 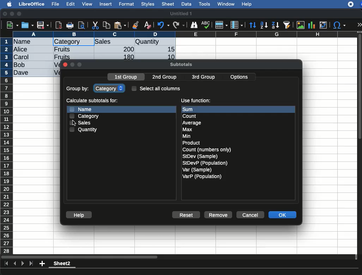 I want to click on row, so click(x=7, y=146).